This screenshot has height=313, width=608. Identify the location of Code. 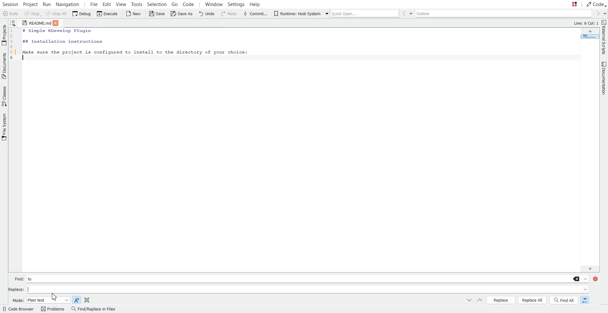
(596, 4).